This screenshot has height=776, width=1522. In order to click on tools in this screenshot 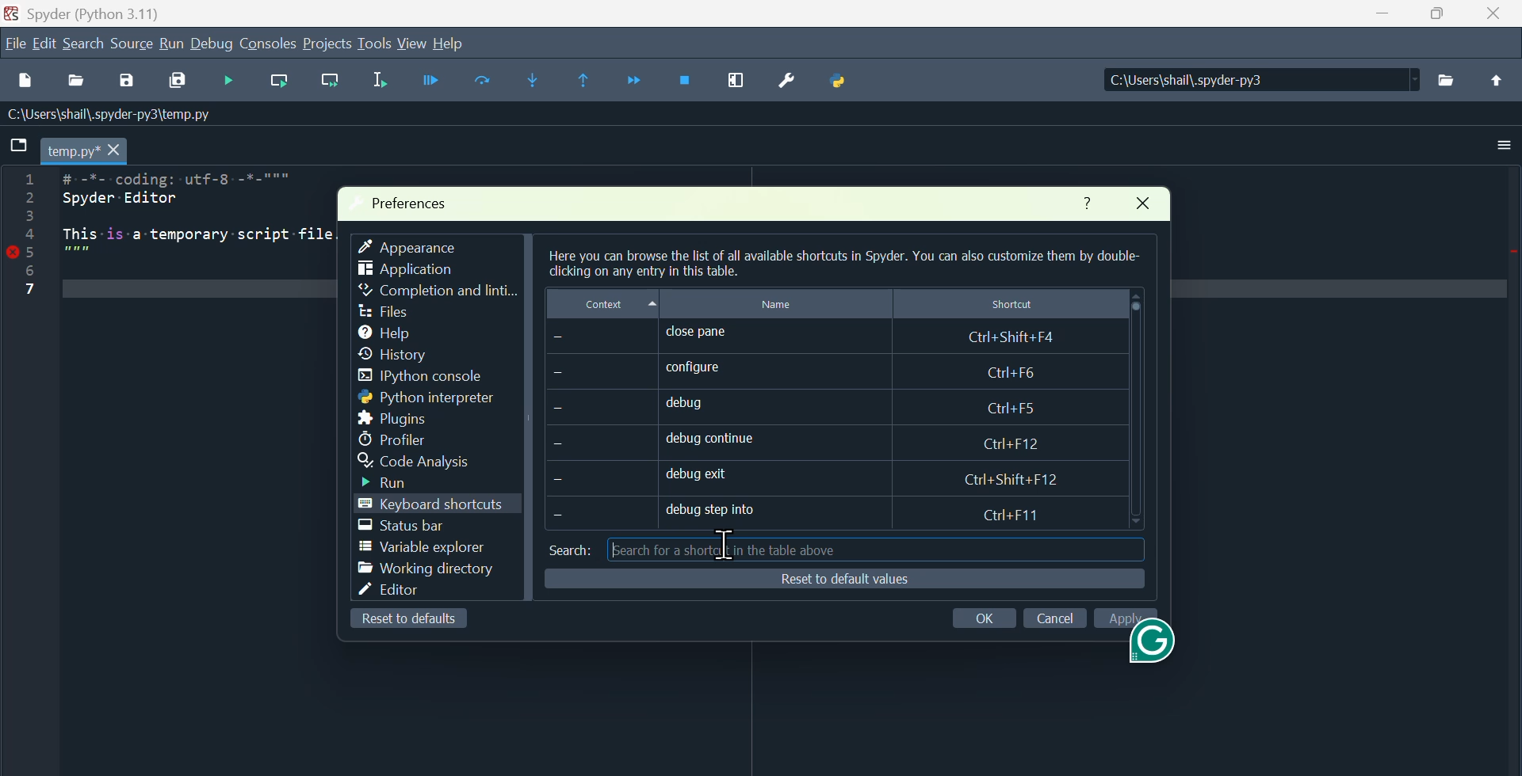, I will do `click(374, 44)`.